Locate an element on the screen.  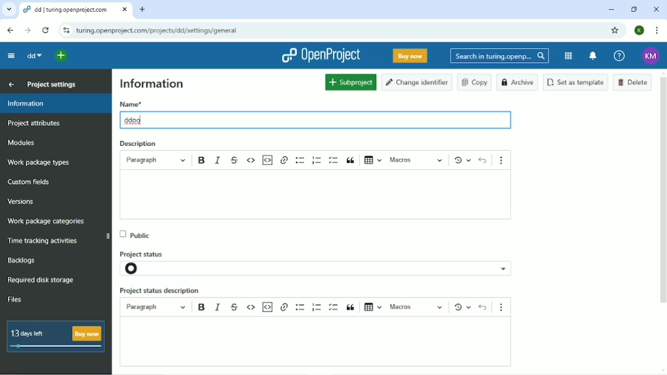
Block quote is located at coordinates (351, 161).